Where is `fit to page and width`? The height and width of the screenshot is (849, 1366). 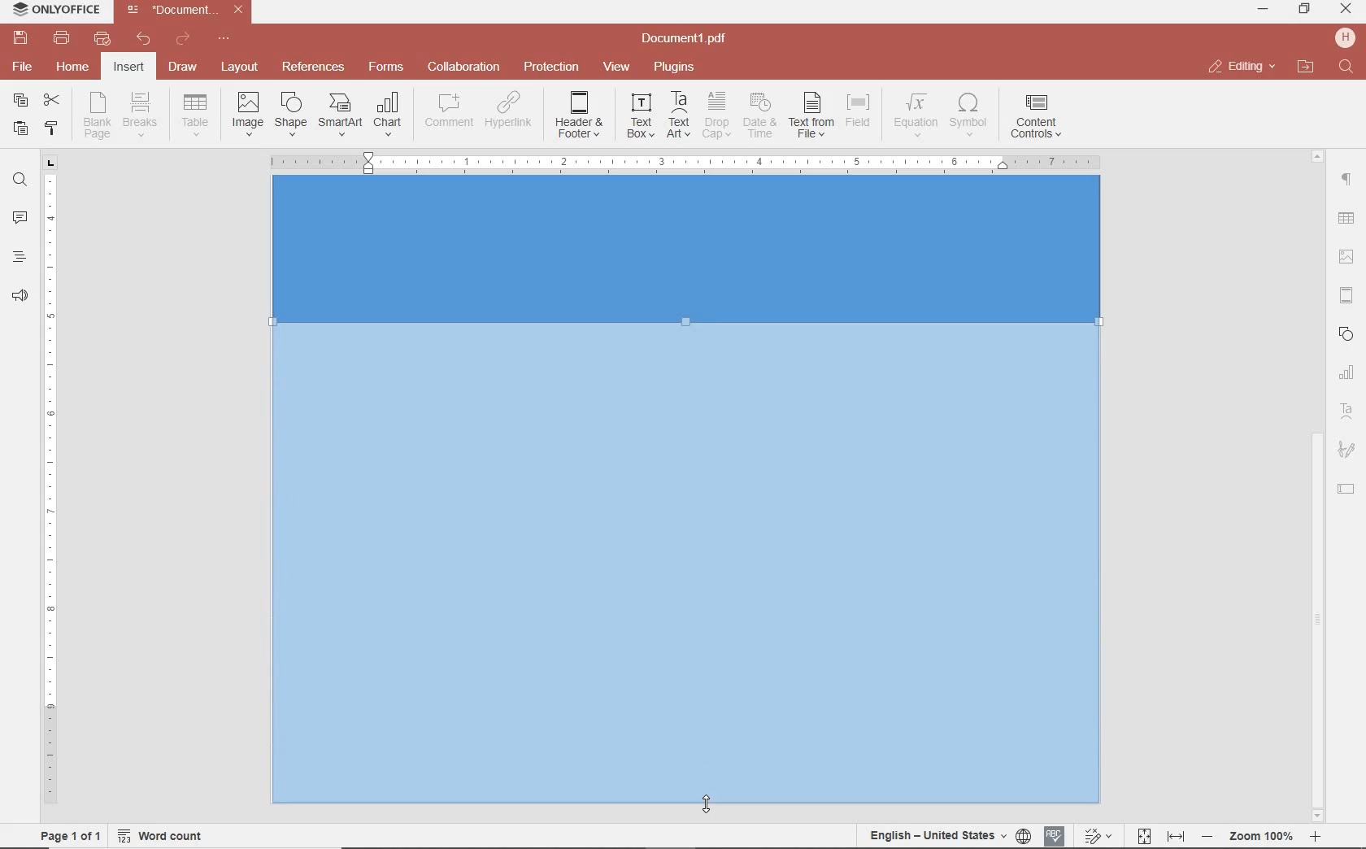
fit to page and width is located at coordinates (1158, 837).